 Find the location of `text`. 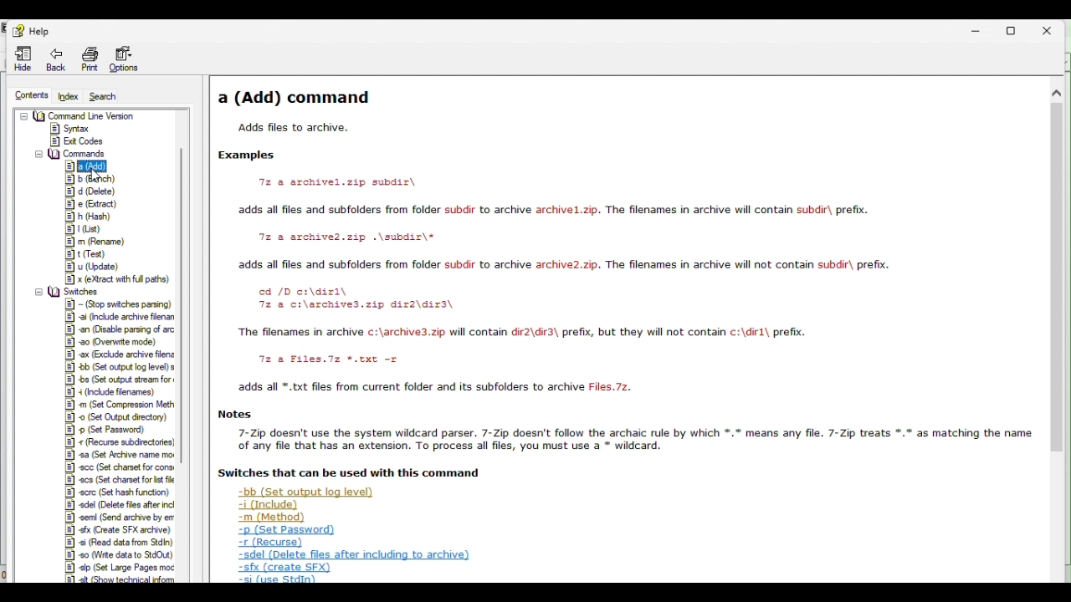

text is located at coordinates (356, 298).